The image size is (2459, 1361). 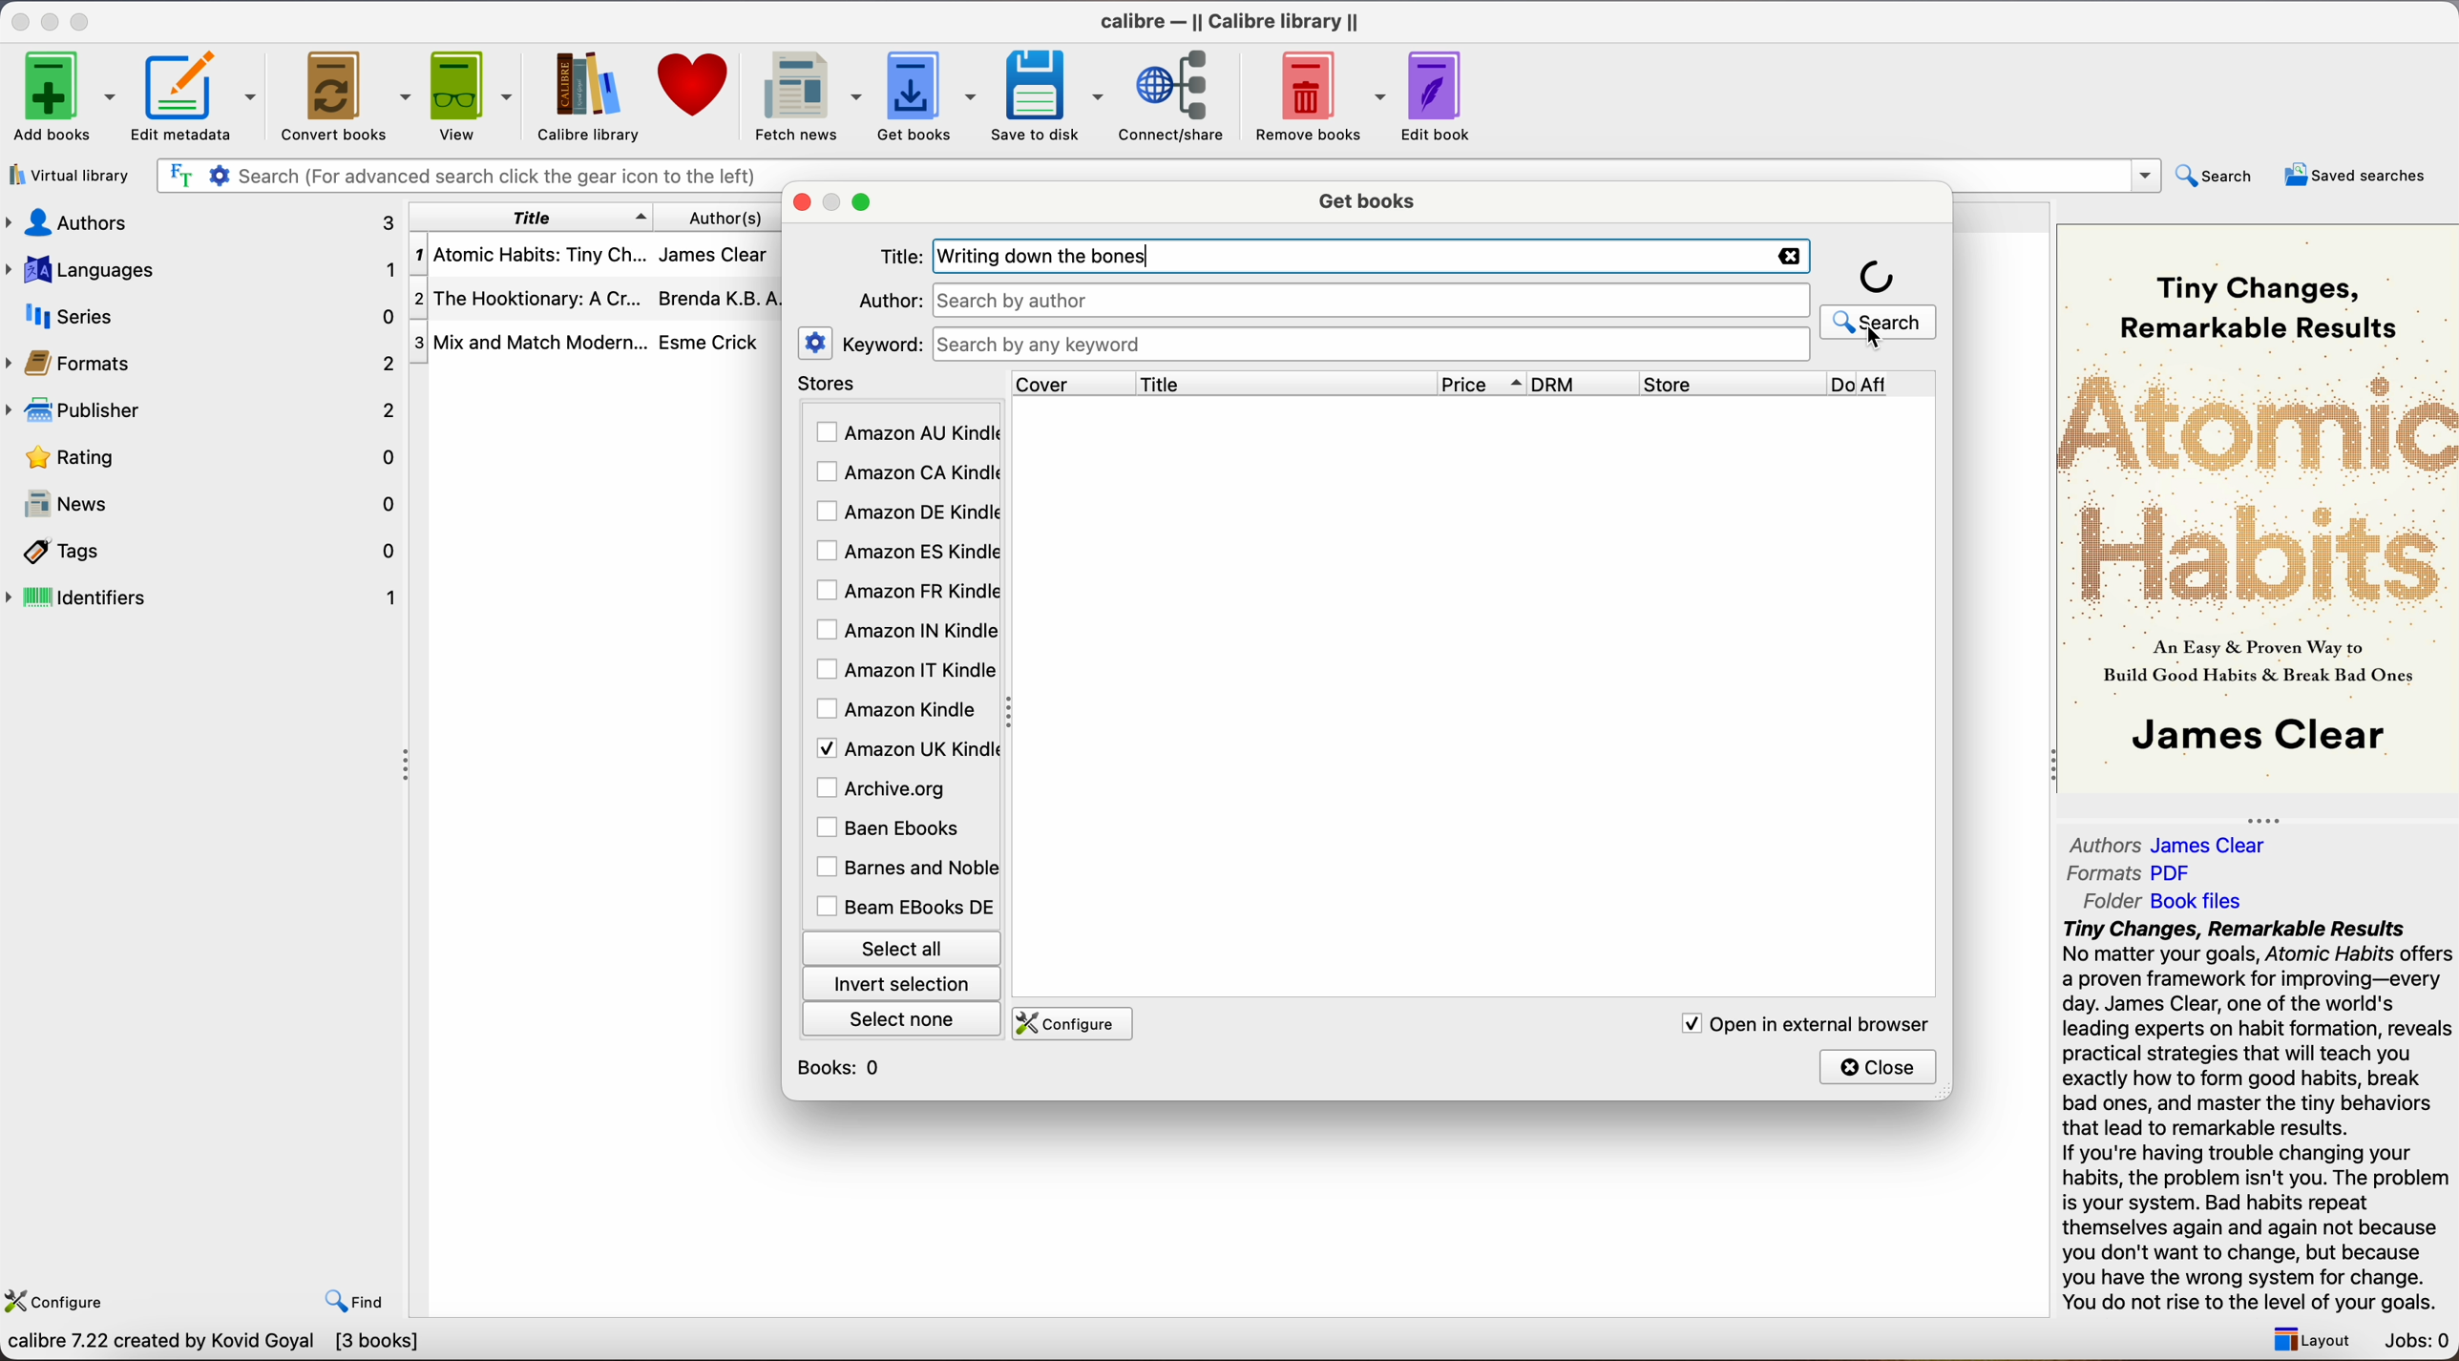 I want to click on synopsis, so click(x=2260, y=1117).